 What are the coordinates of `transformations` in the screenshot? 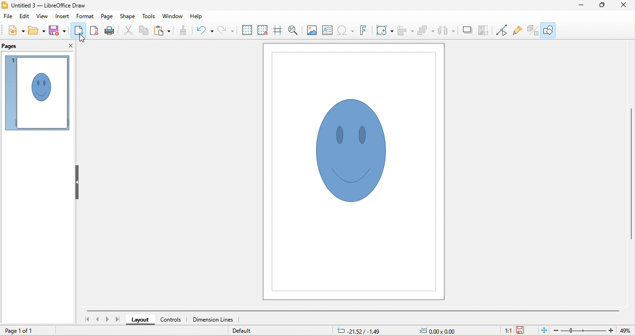 It's located at (384, 31).